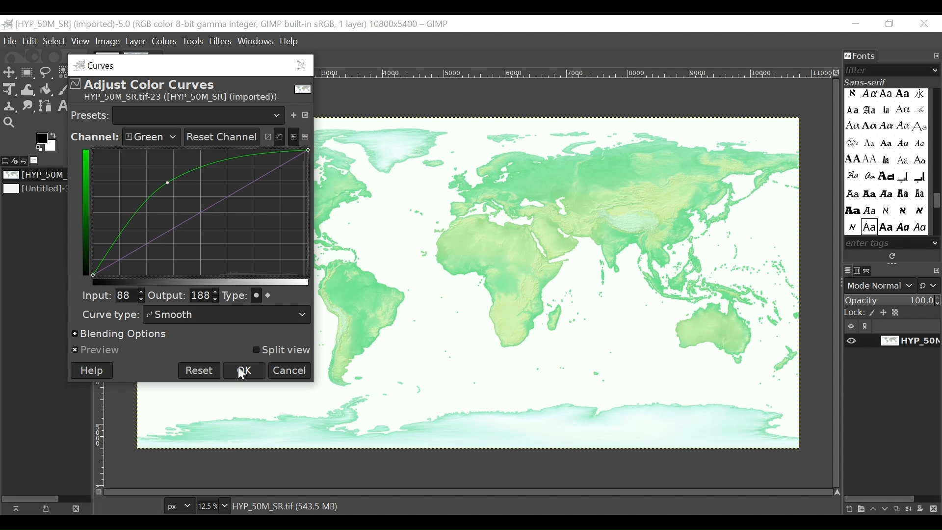 The height and width of the screenshot is (530, 942). What do you see at coordinates (210, 506) in the screenshot?
I see `Zoom Factor` at bounding box center [210, 506].